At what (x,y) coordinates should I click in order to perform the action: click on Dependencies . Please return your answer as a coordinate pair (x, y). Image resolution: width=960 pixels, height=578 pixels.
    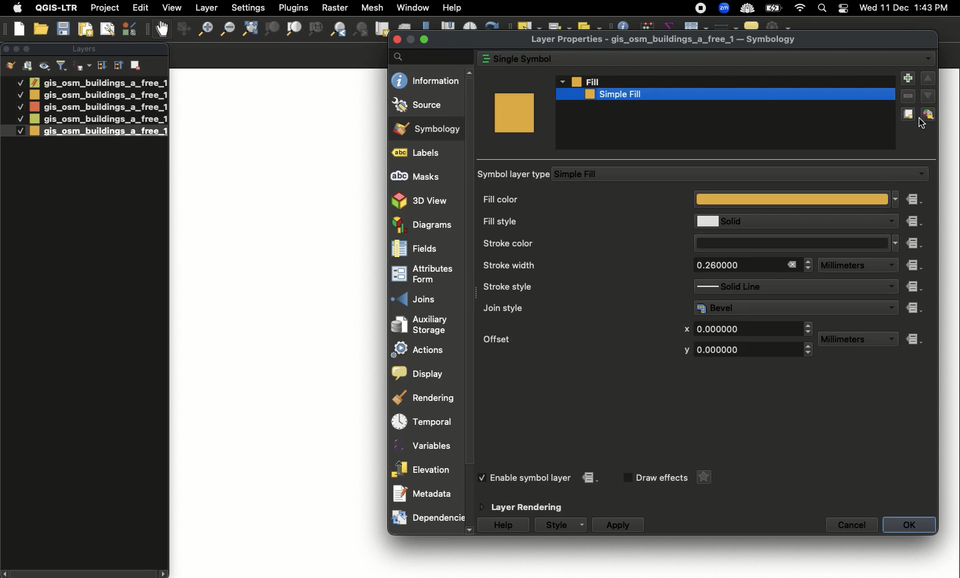
    Looking at the image, I should click on (429, 519).